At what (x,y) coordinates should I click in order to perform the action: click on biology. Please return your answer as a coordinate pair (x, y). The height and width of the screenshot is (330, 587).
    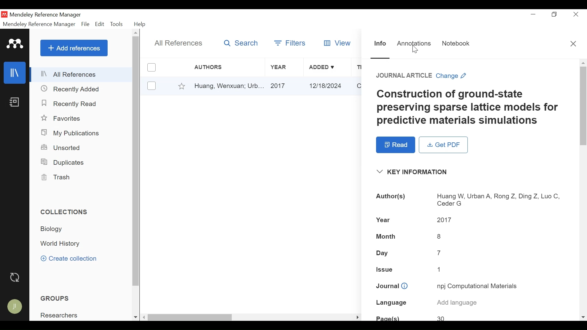
    Looking at the image, I should click on (54, 229).